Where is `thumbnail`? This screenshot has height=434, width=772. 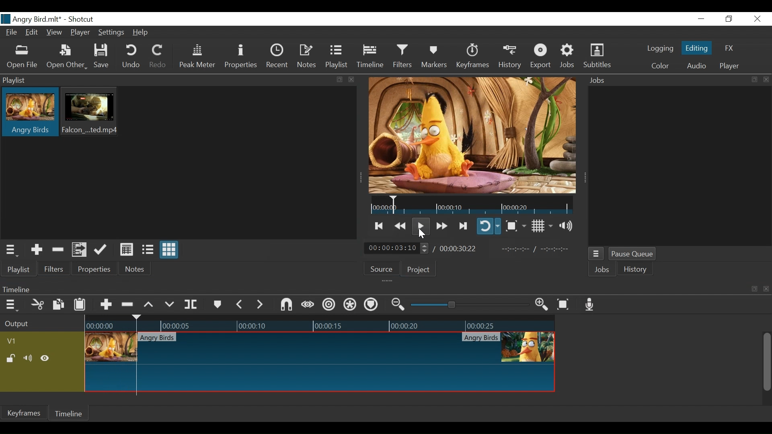 thumbnail is located at coordinates (320, 357).